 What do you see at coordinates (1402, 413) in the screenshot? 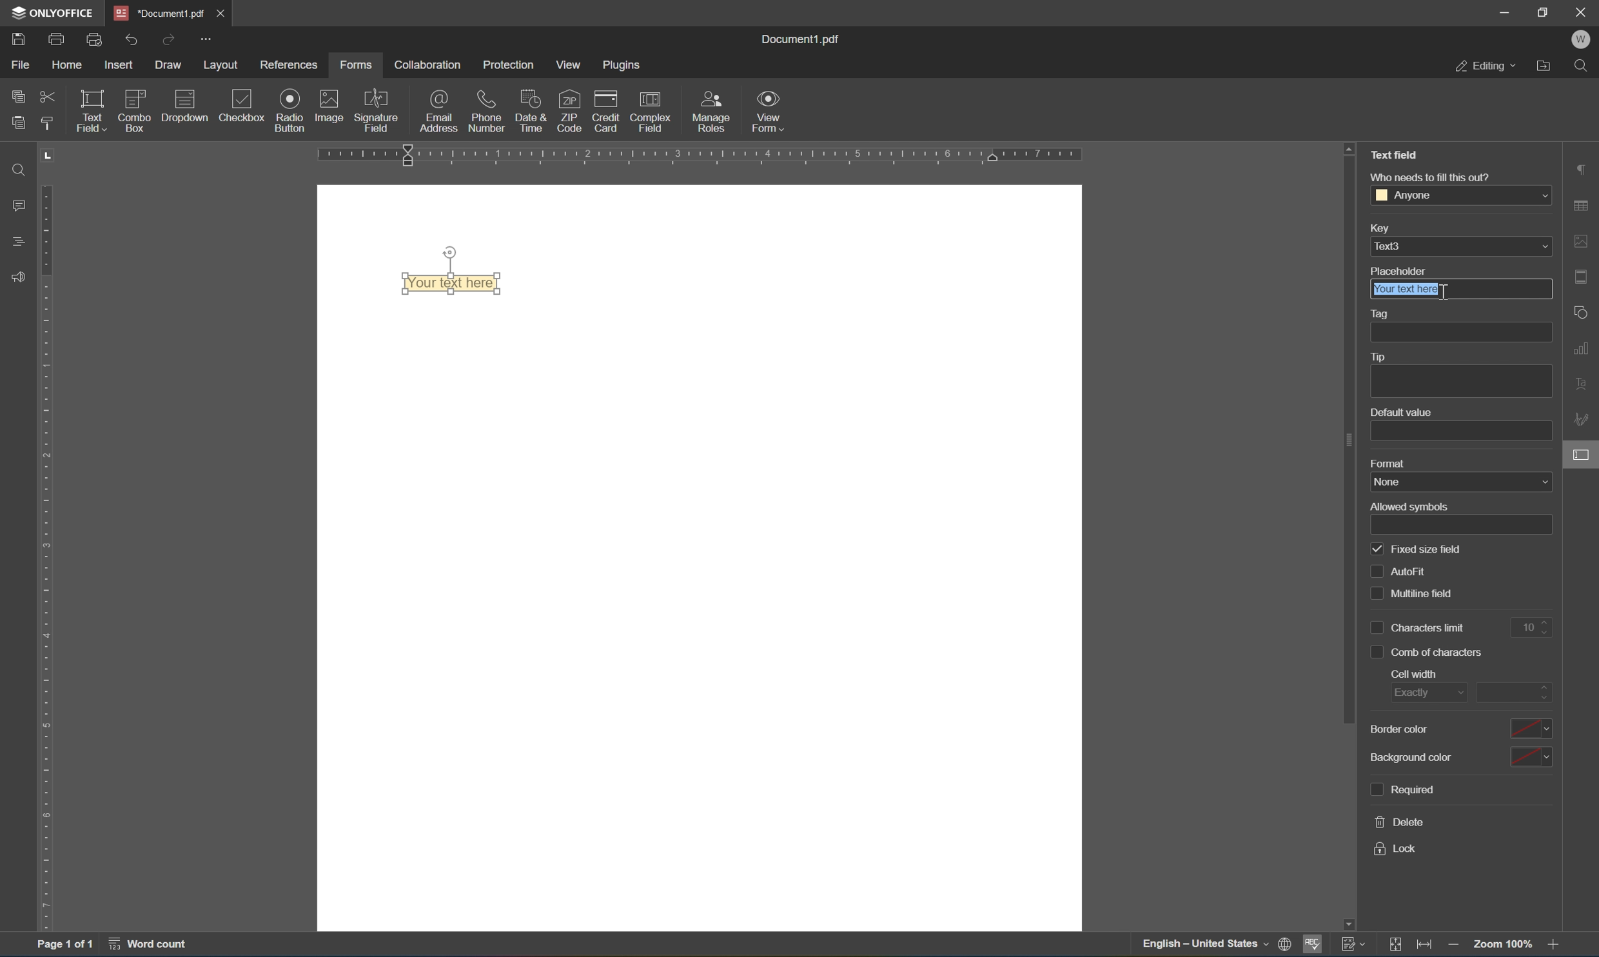
I see `default value` at bounding box center [1402, 413].